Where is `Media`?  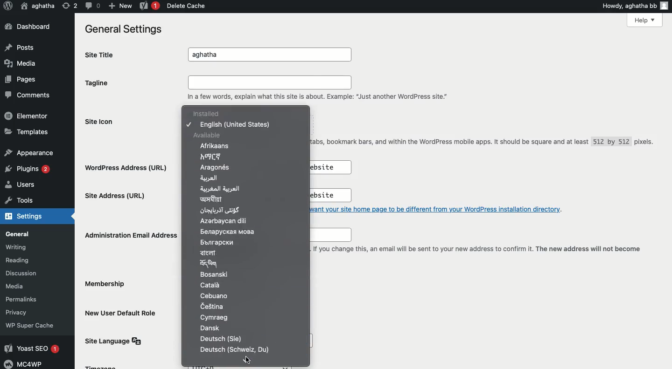 Media is located at coordinates (21, 64).